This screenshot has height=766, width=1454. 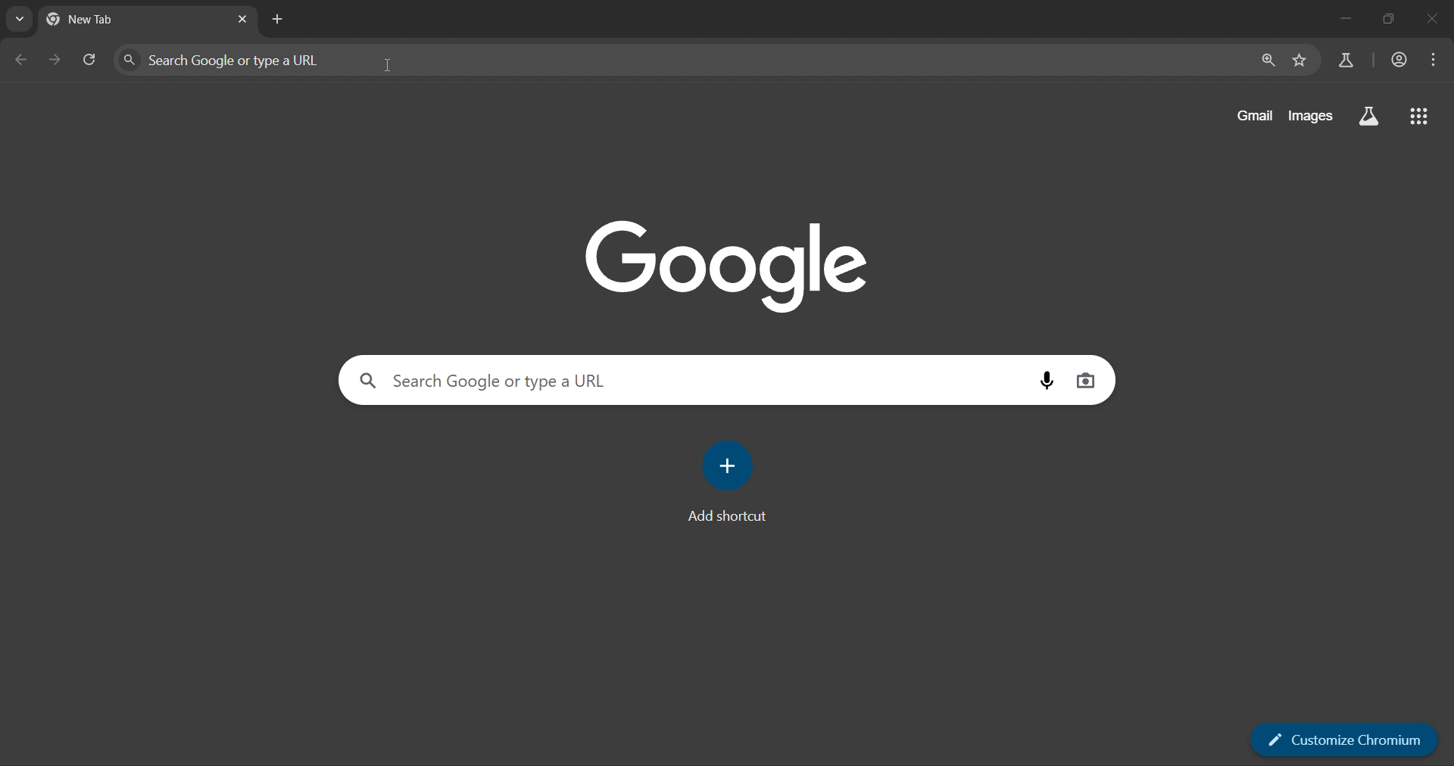 I want to click on google apps, so click(x=1418, y=120).